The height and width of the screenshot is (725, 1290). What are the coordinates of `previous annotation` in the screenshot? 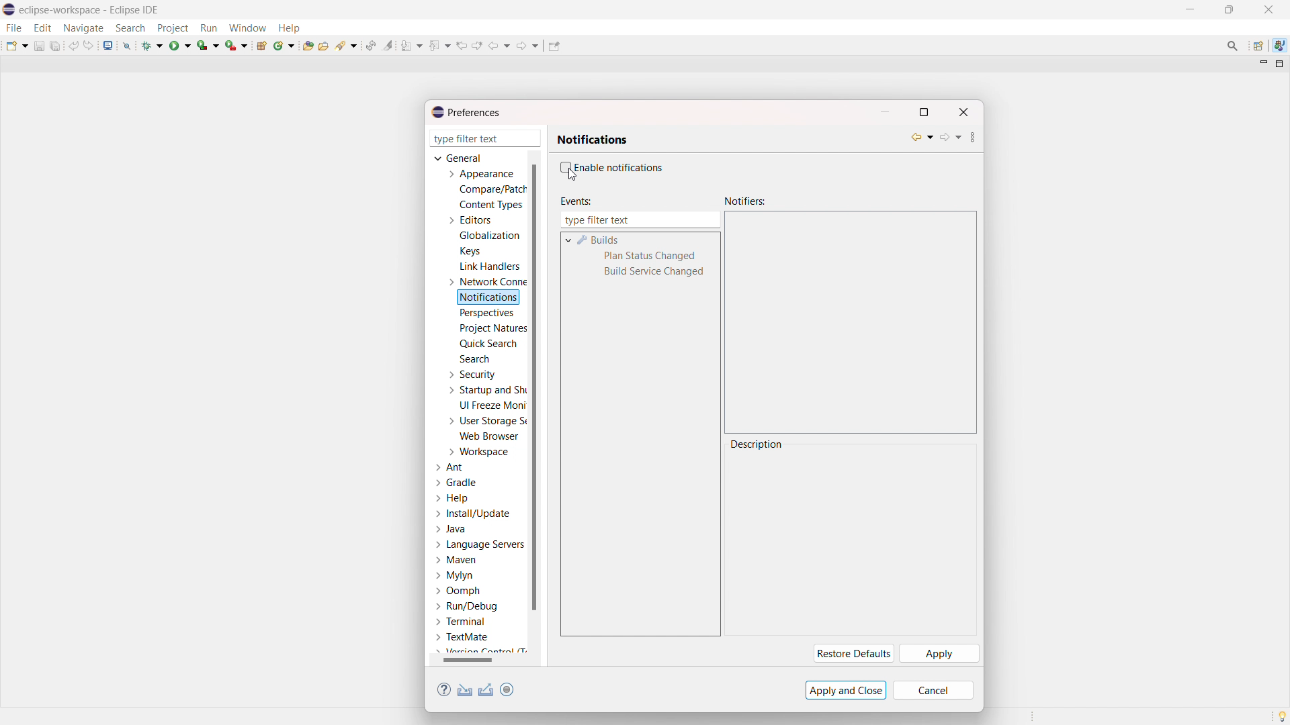 It's located at (439, 45).